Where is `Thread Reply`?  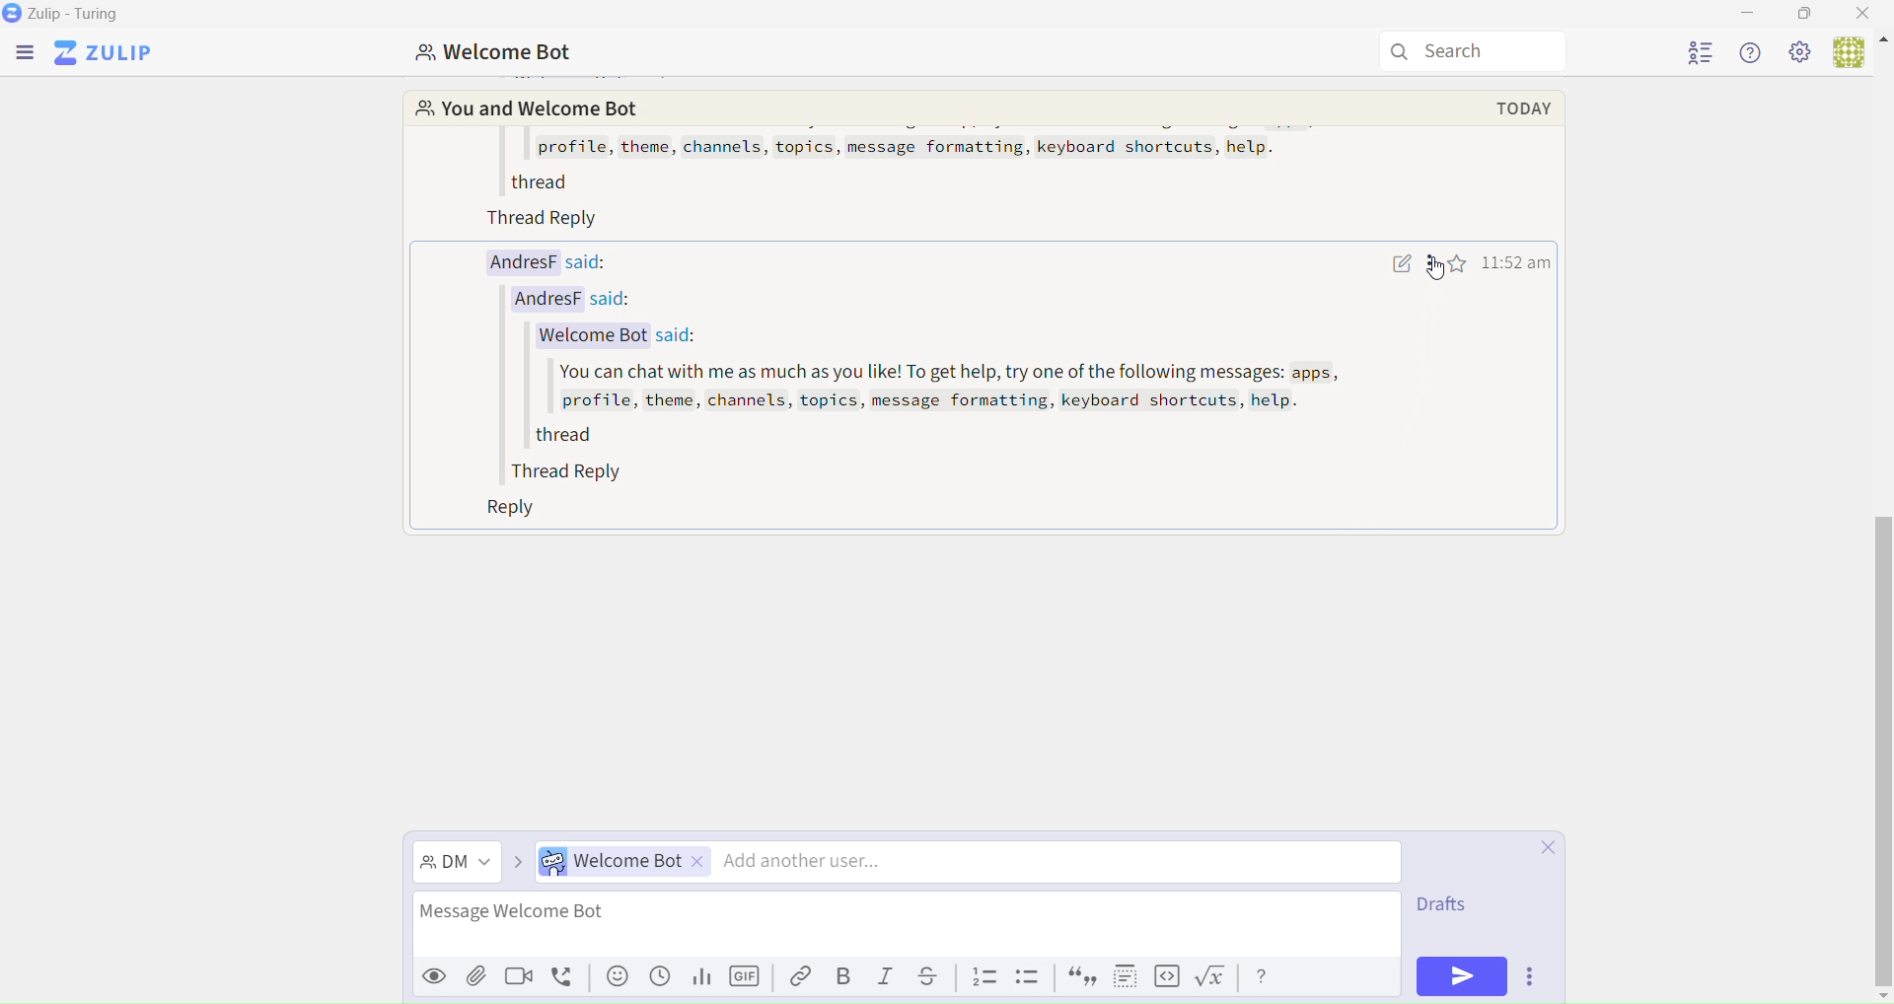
Thread Reply is located at coordinates (551, 222).